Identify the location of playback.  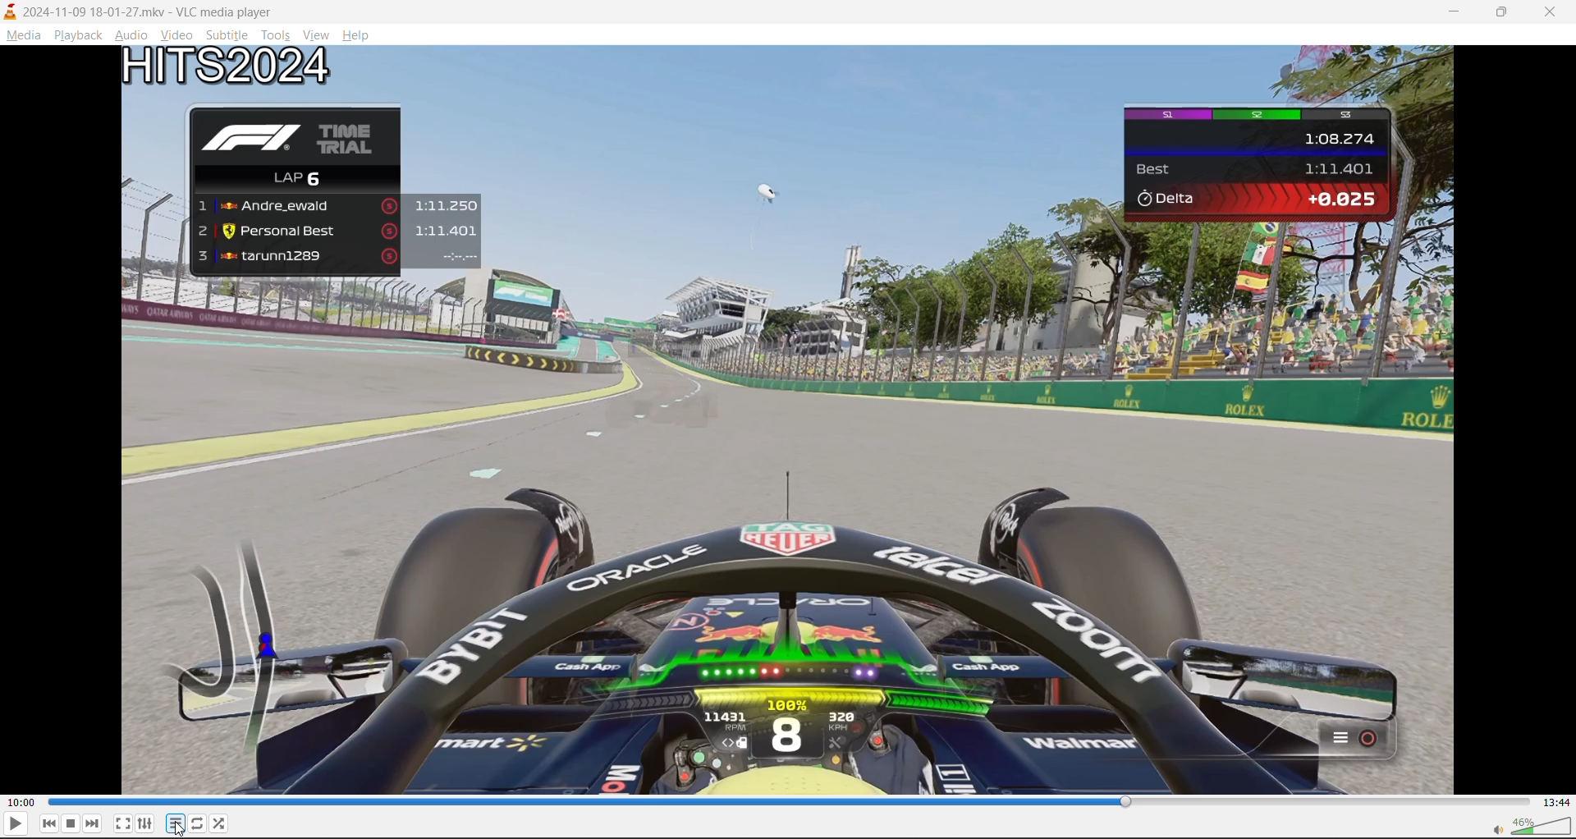
(77, 34).